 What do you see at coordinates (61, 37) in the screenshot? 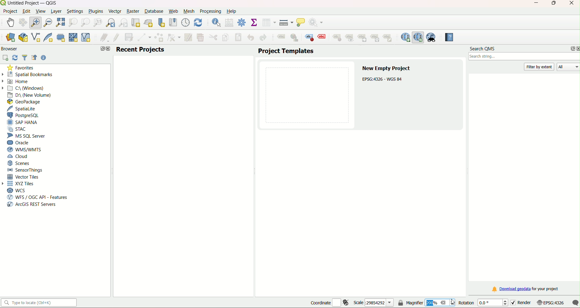
I see `new temporary scratch layer` at bounding box center [61, 37].